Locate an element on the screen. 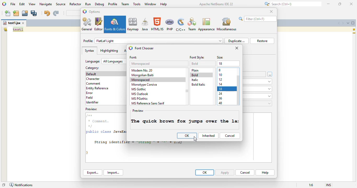 The width and height of the screenshot is (357, 188). identifier is located at coordinates (92, 102).